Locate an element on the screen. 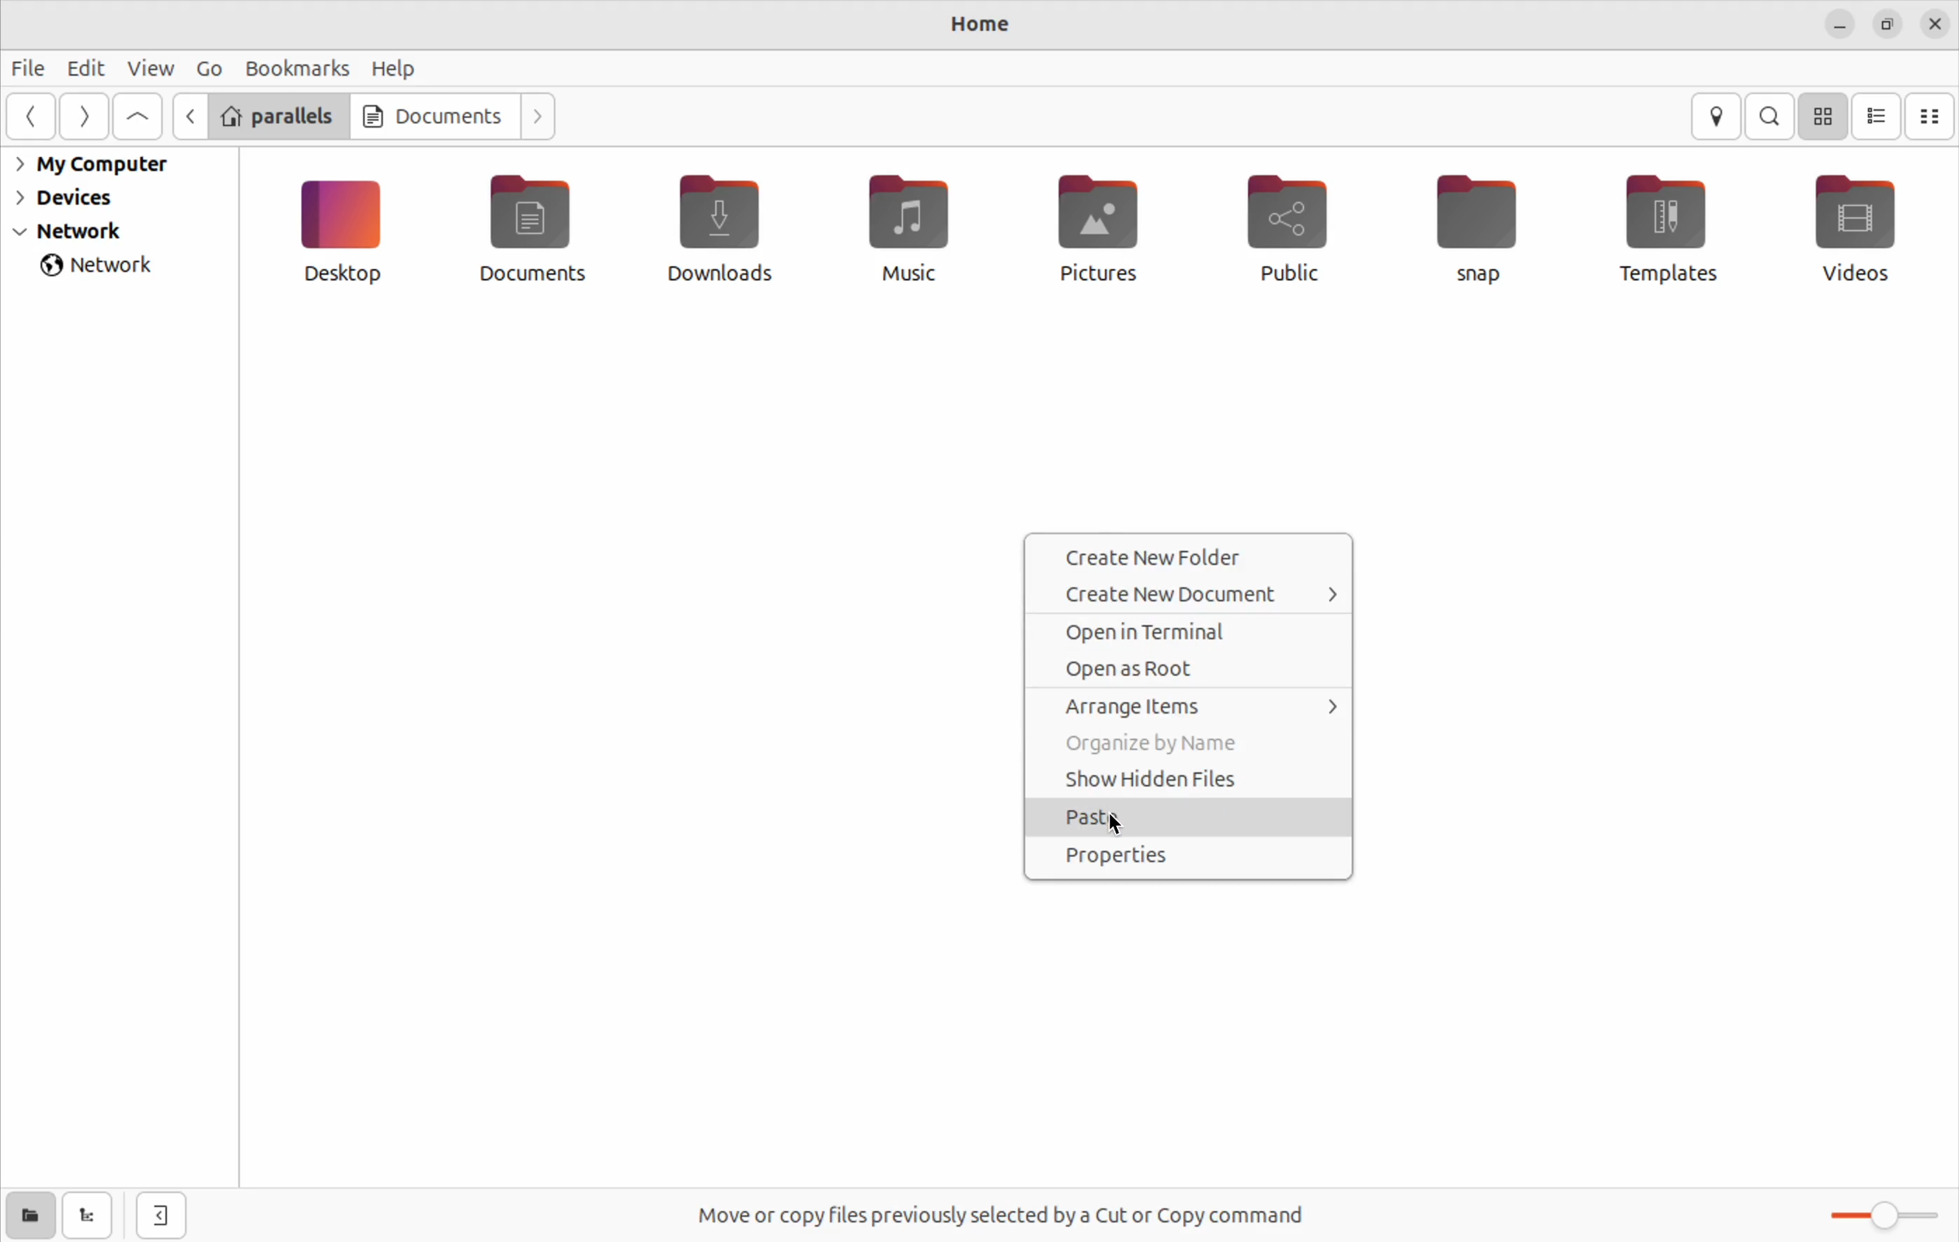 This screenshot has height=1242, width=1959. properties is located at coordinates (1195, 857).